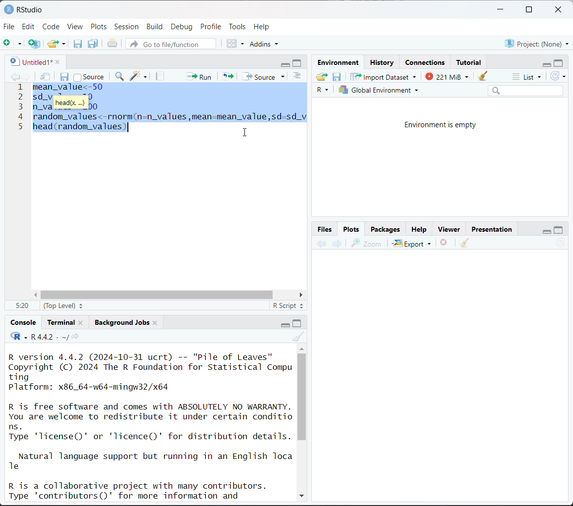 Image resolution: width=573 pixels, height=506 pixels. I want to click on view the current working directory, so click(75, 337).